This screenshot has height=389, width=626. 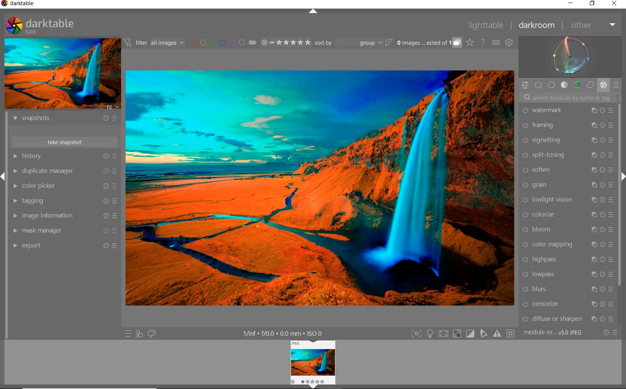 I want to click on CLICK TO CHANGE THE OVERLAYS SHOWN ON THUMBNAILS, so click(x=470, y=42).